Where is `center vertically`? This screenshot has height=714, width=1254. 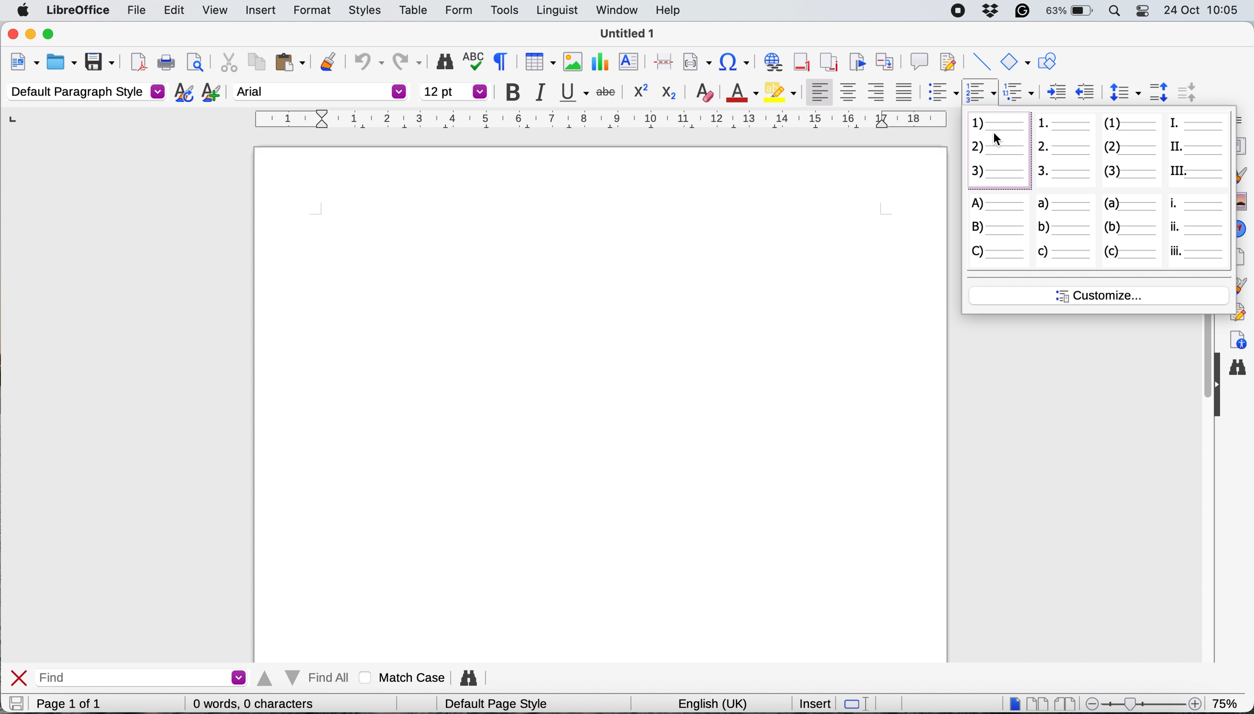
center vertically is located at coordinates (848, 92).